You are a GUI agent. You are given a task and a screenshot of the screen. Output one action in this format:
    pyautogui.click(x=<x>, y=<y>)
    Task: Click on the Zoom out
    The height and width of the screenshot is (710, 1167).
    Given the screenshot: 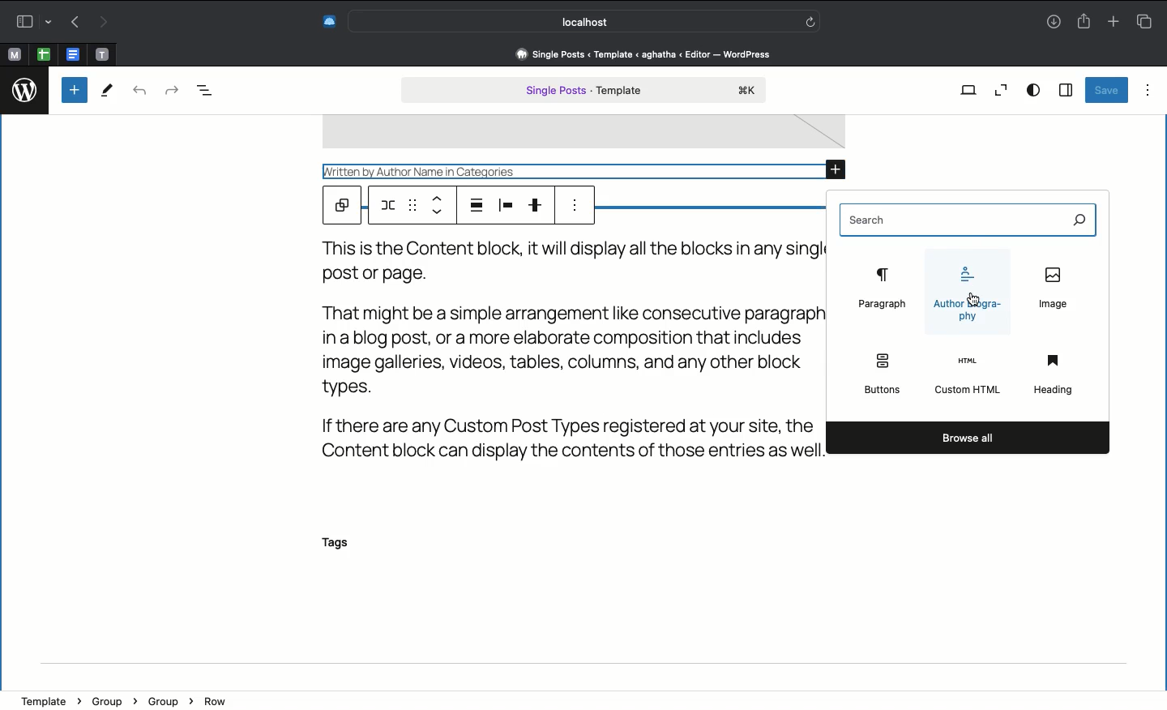 What is the action you would take?
    pyautogui.click(x=1001, y=90)
    